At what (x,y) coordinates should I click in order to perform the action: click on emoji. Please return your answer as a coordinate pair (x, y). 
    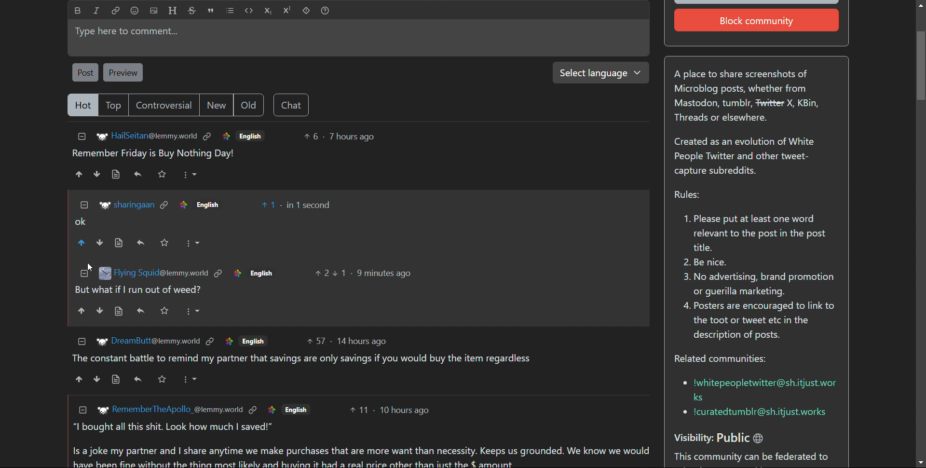
    Looking at the image, I should click on (134, 11).